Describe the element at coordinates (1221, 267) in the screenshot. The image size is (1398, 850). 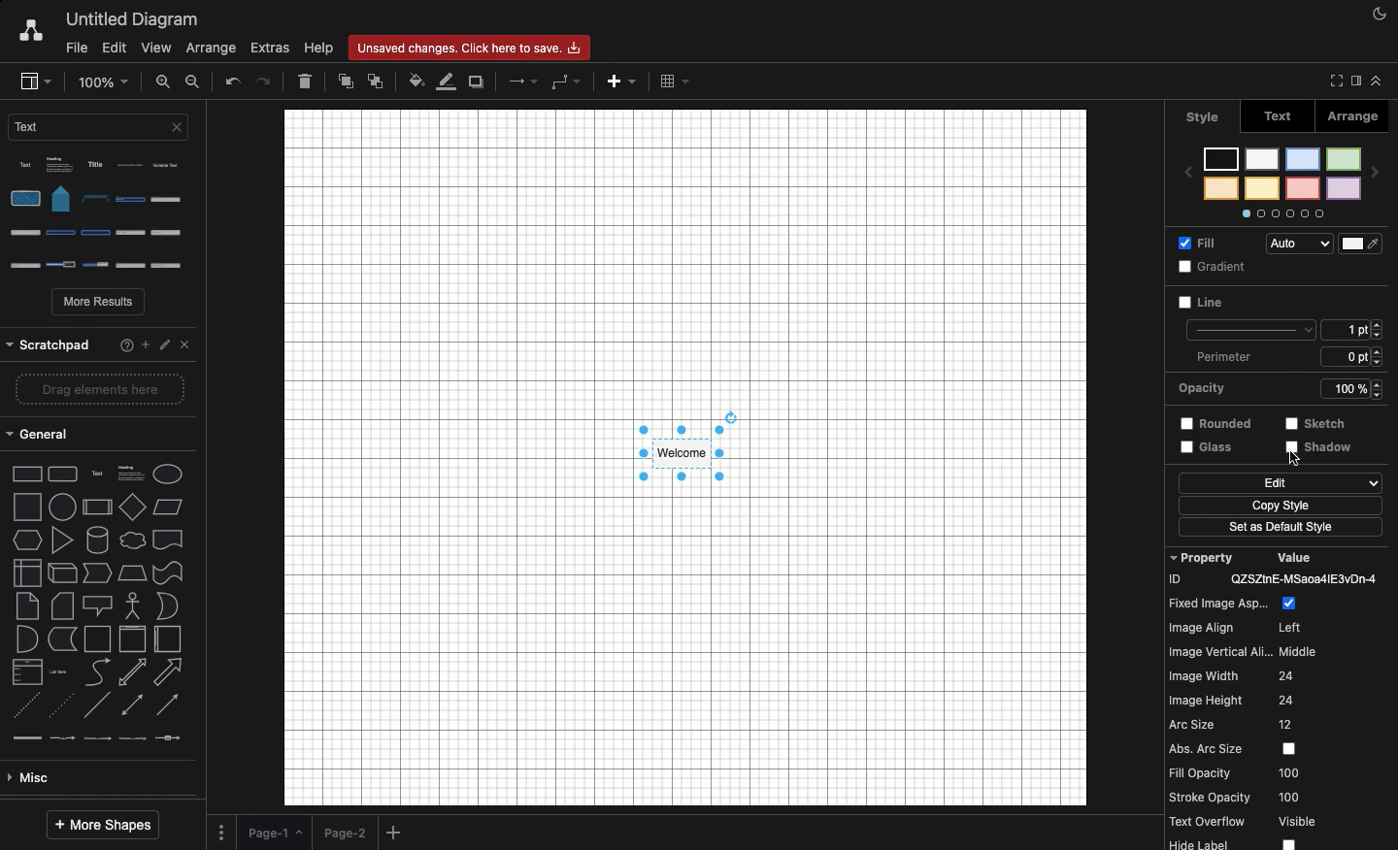
I see `Line` at that location.